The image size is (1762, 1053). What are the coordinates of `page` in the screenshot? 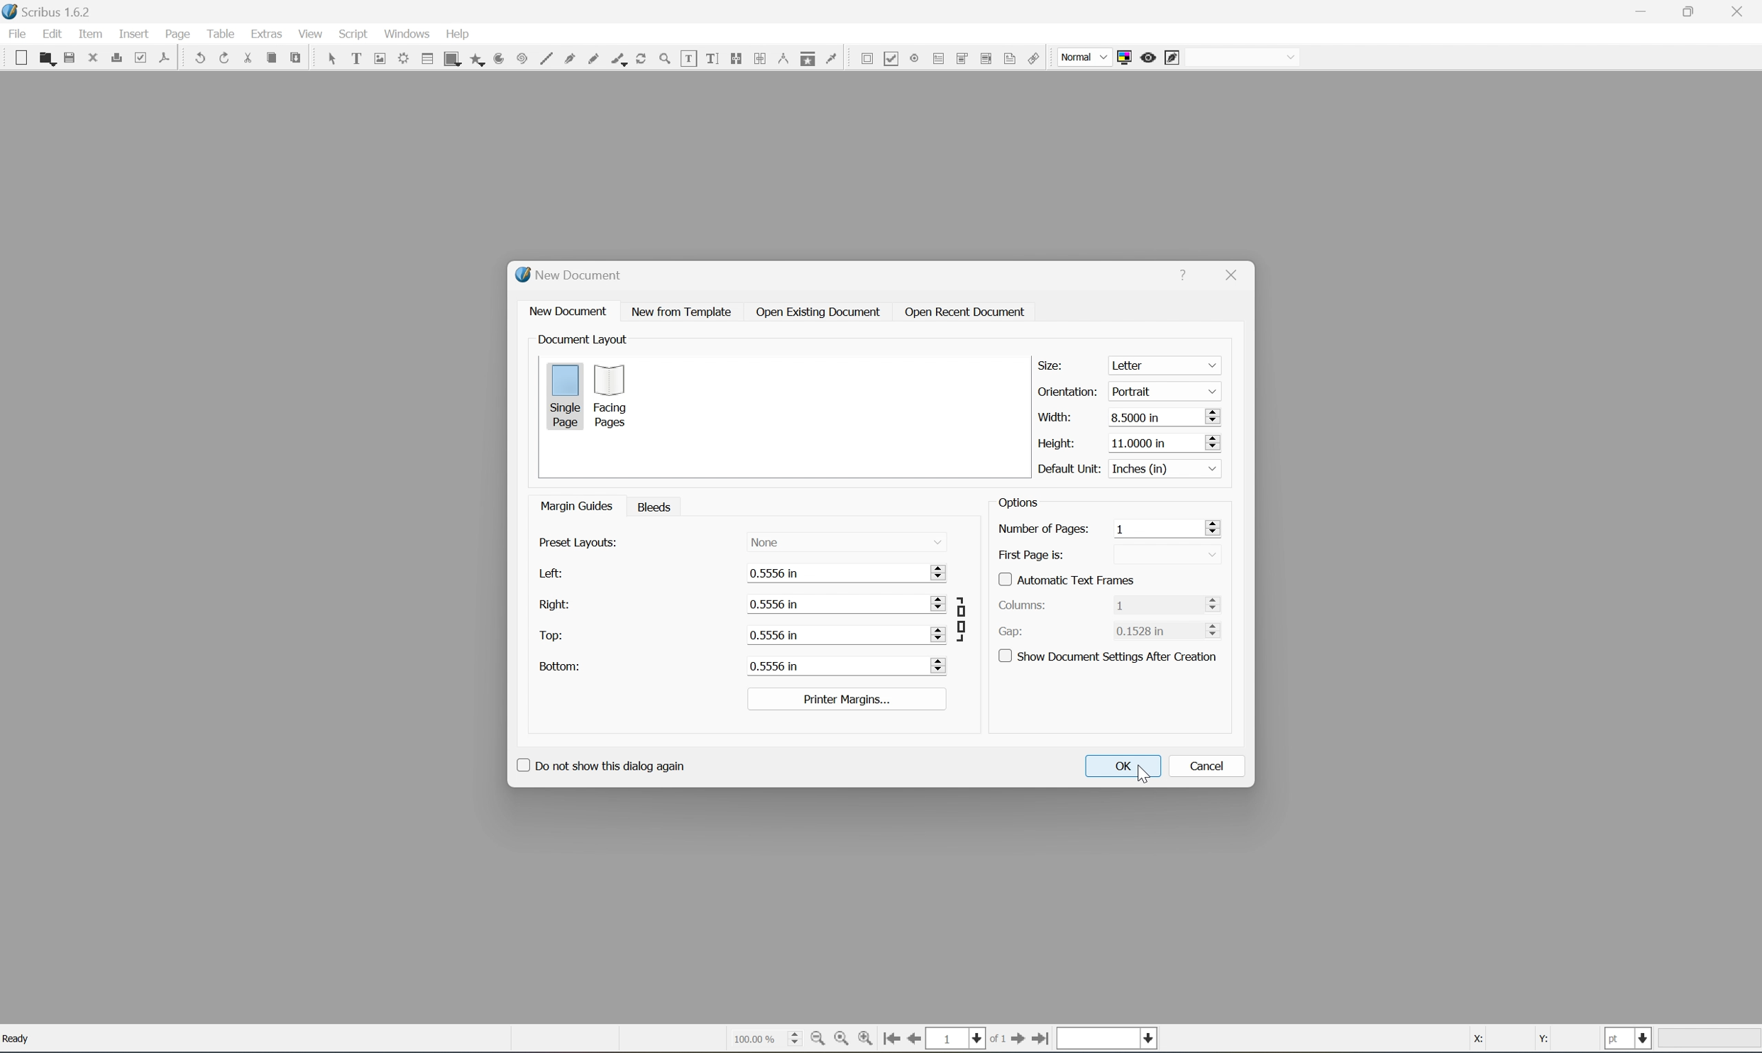 It's located at (178, 33).